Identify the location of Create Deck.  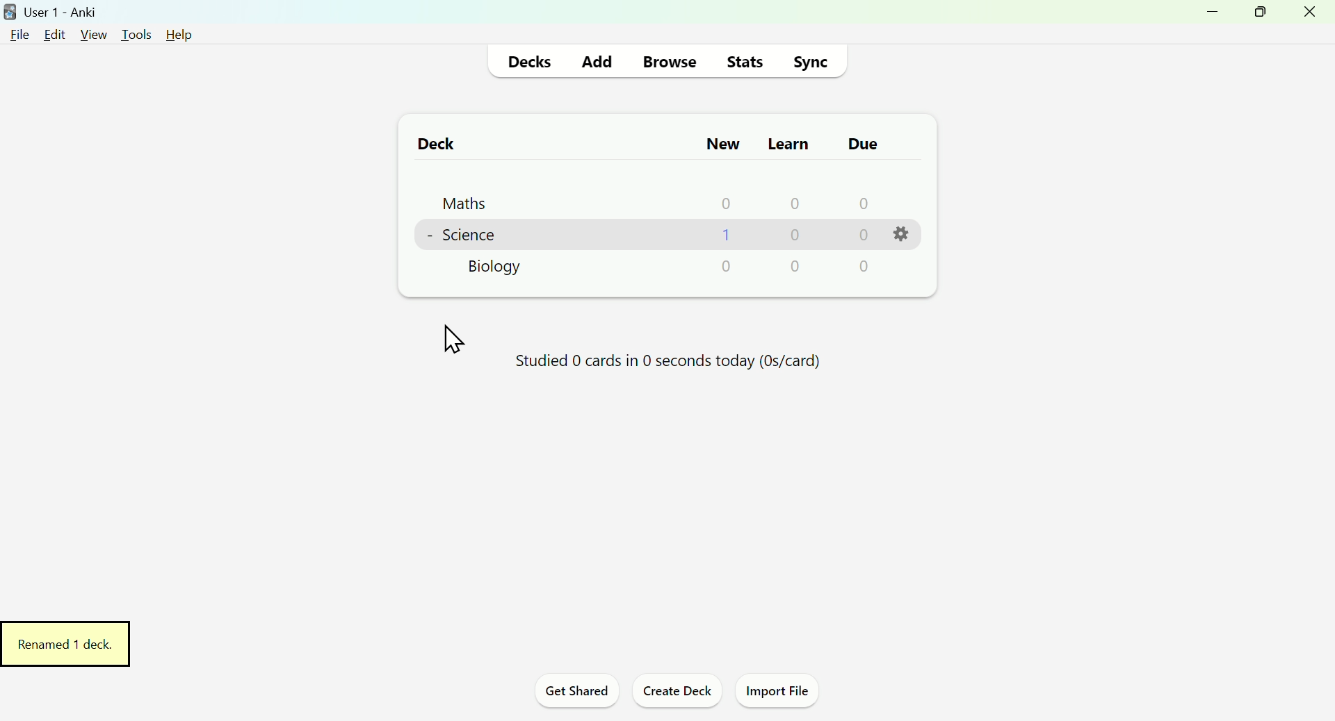
(677, 694).